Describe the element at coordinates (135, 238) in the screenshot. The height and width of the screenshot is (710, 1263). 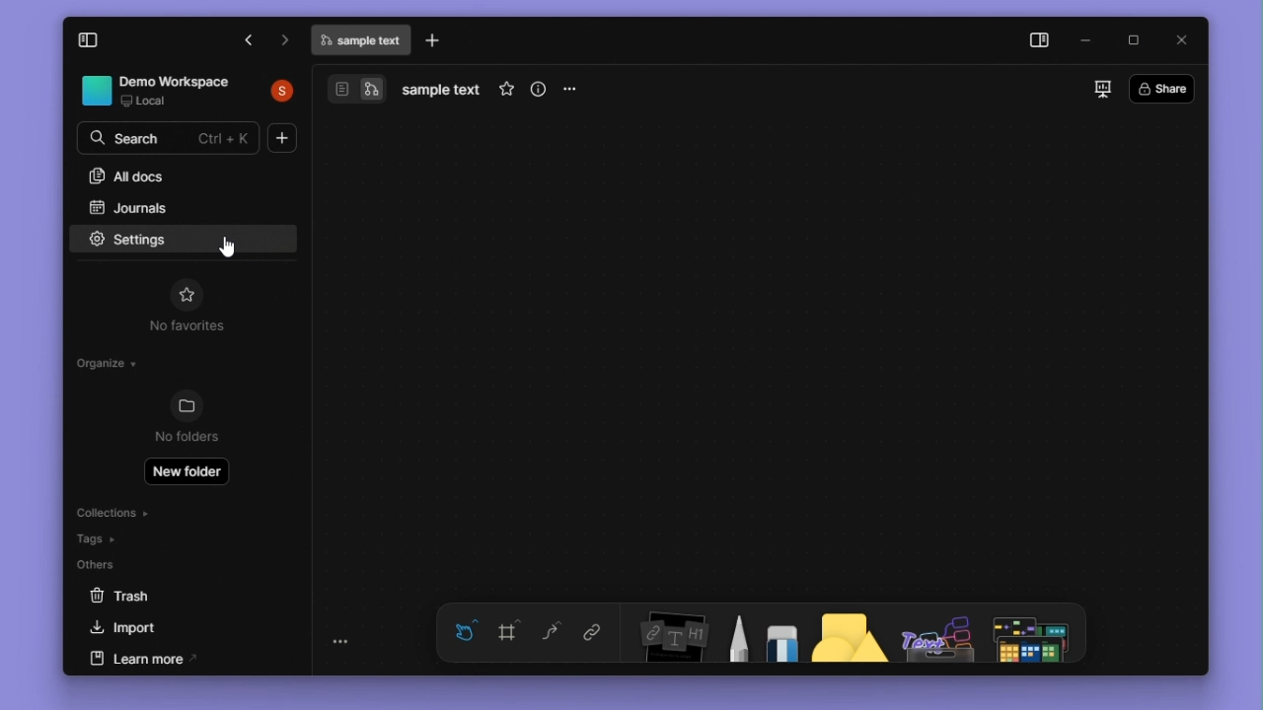
I see `settings` at that location.